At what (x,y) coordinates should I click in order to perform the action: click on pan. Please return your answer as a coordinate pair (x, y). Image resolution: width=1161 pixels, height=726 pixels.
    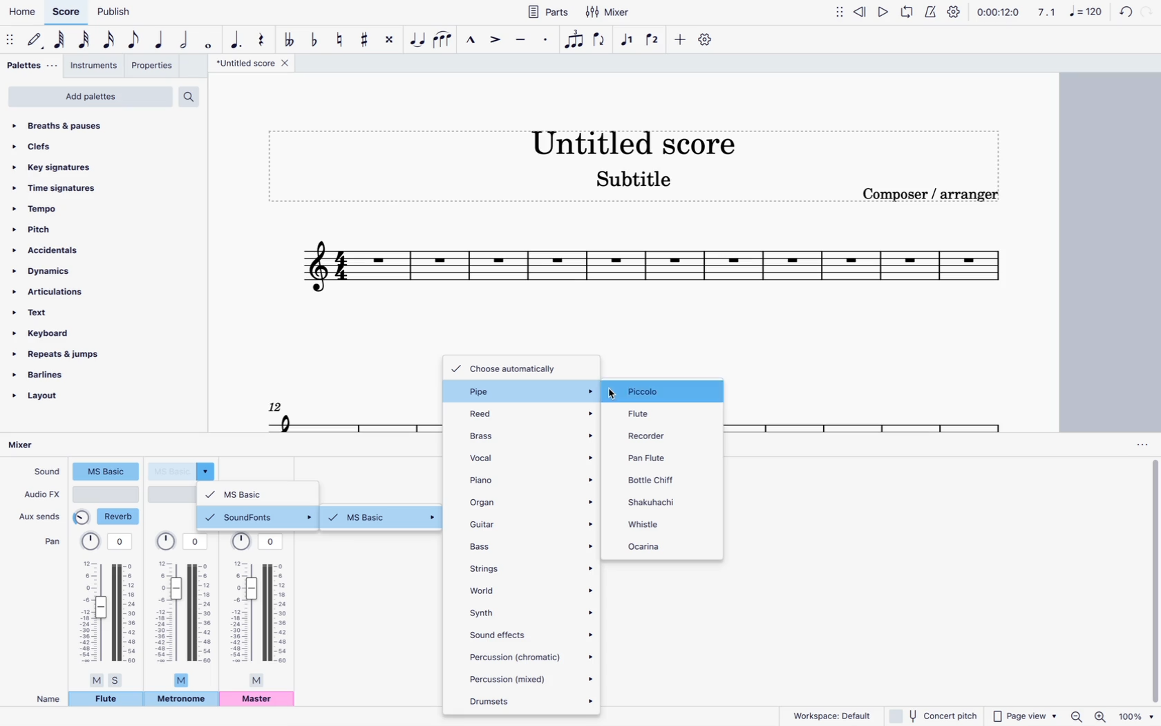
    Looking at the image, I should click on (50, 542).